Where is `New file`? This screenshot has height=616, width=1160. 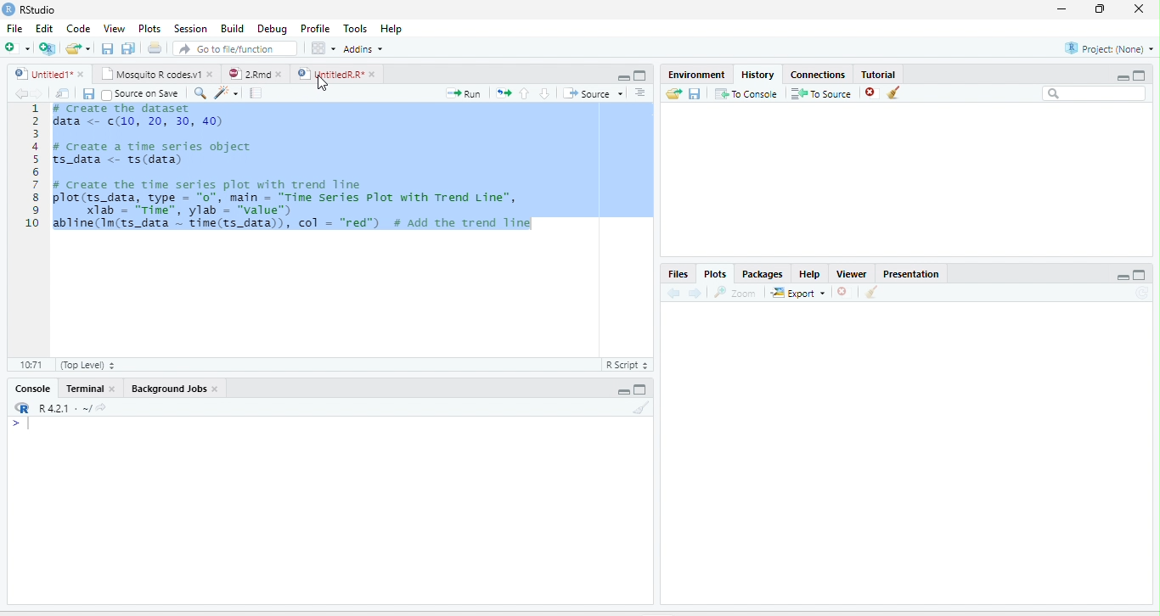 New file is located at coordinates (16, 48).